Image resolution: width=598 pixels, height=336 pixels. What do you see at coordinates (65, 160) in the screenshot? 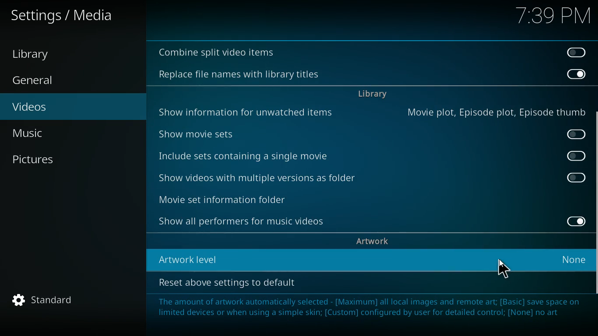
I see `pictures` at bounding box center [65, 160].